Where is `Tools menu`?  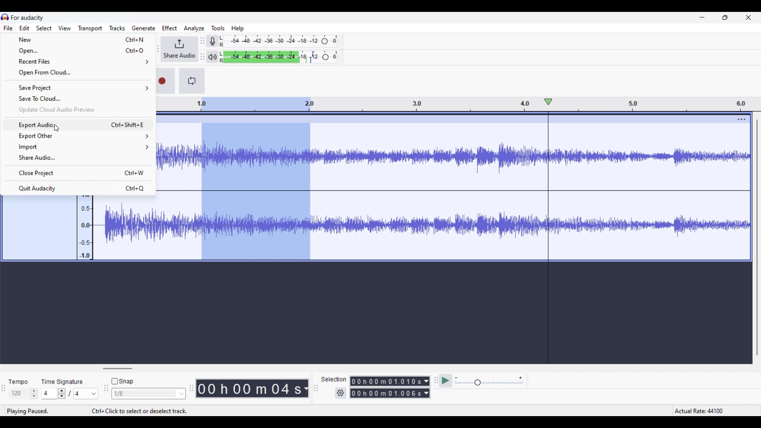 Tools menu is located at coordinates (218, 28).